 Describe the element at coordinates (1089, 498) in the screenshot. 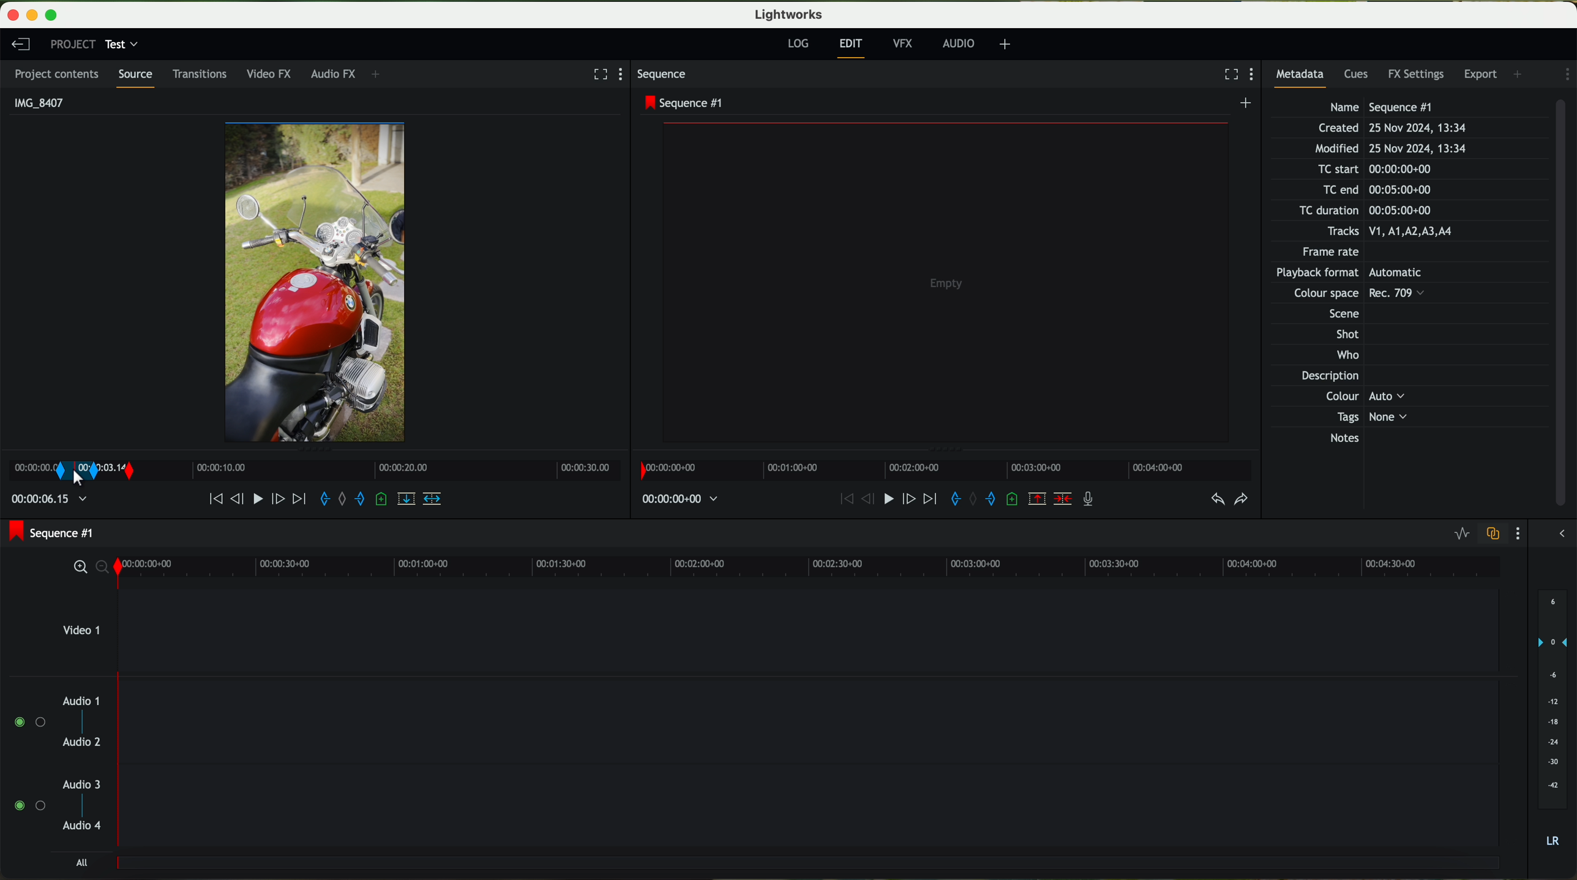

I see `record a voice over` at that location.